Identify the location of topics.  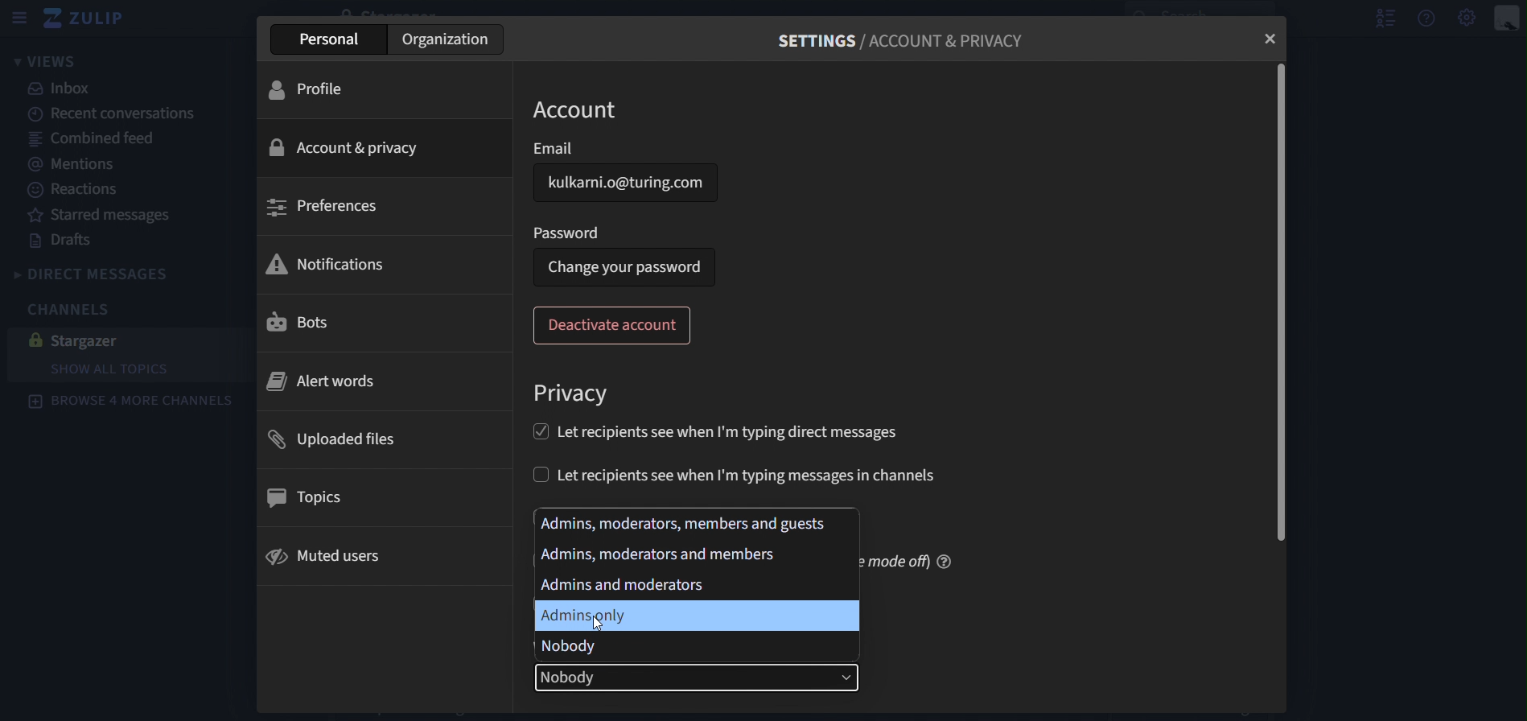
(316, 499).